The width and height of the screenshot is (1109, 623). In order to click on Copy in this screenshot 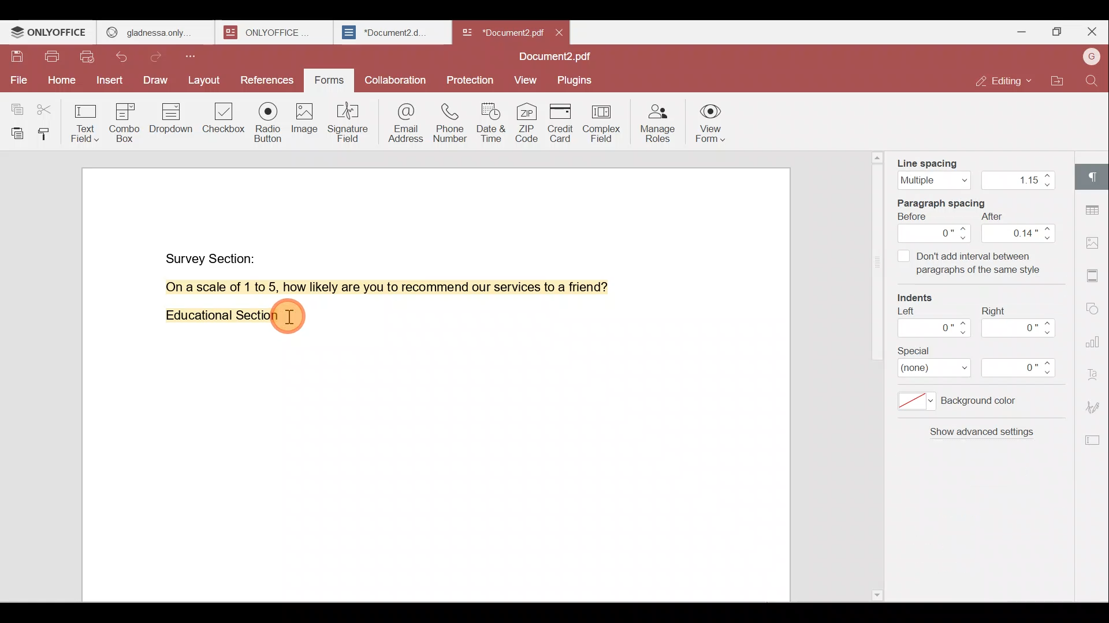, I will do `click(16, 104)`.